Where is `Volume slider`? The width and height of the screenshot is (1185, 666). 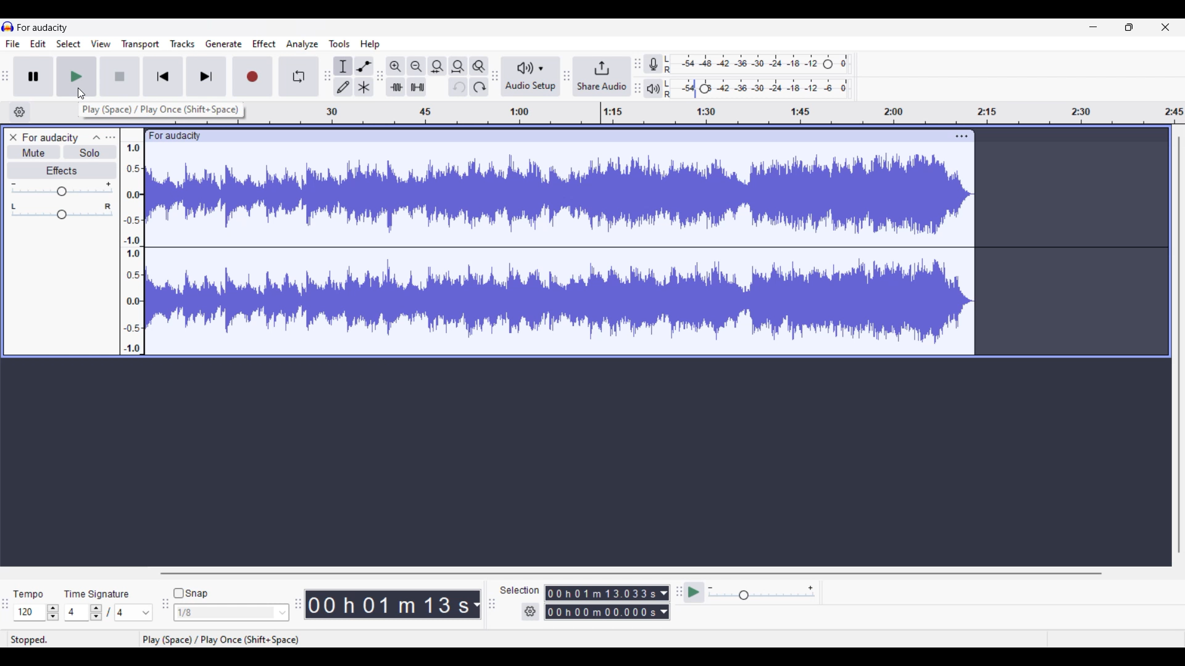
Volume slider is located at coordinates (62, 188).